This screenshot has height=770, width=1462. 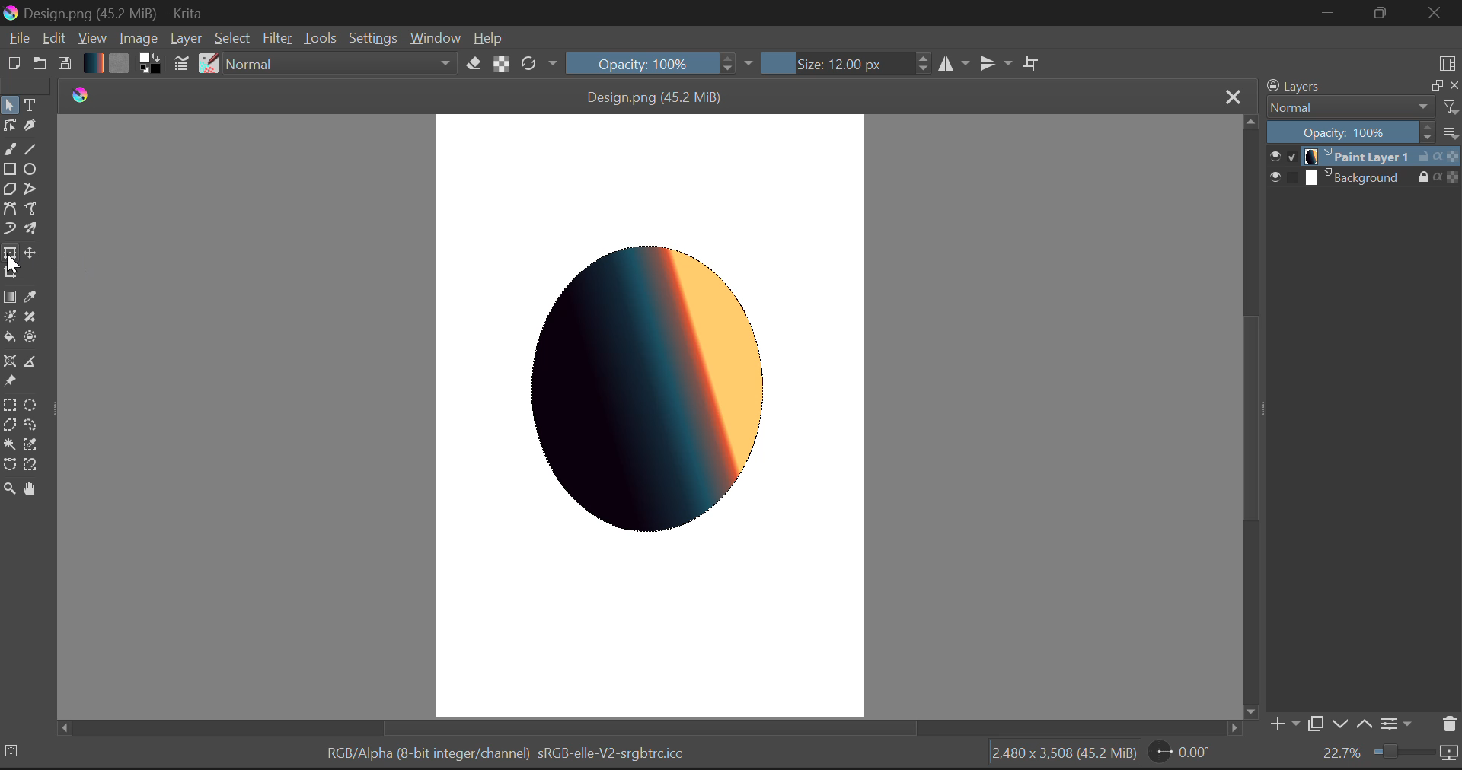 I want to click on Circular Selection, so click(x=29, y=404).